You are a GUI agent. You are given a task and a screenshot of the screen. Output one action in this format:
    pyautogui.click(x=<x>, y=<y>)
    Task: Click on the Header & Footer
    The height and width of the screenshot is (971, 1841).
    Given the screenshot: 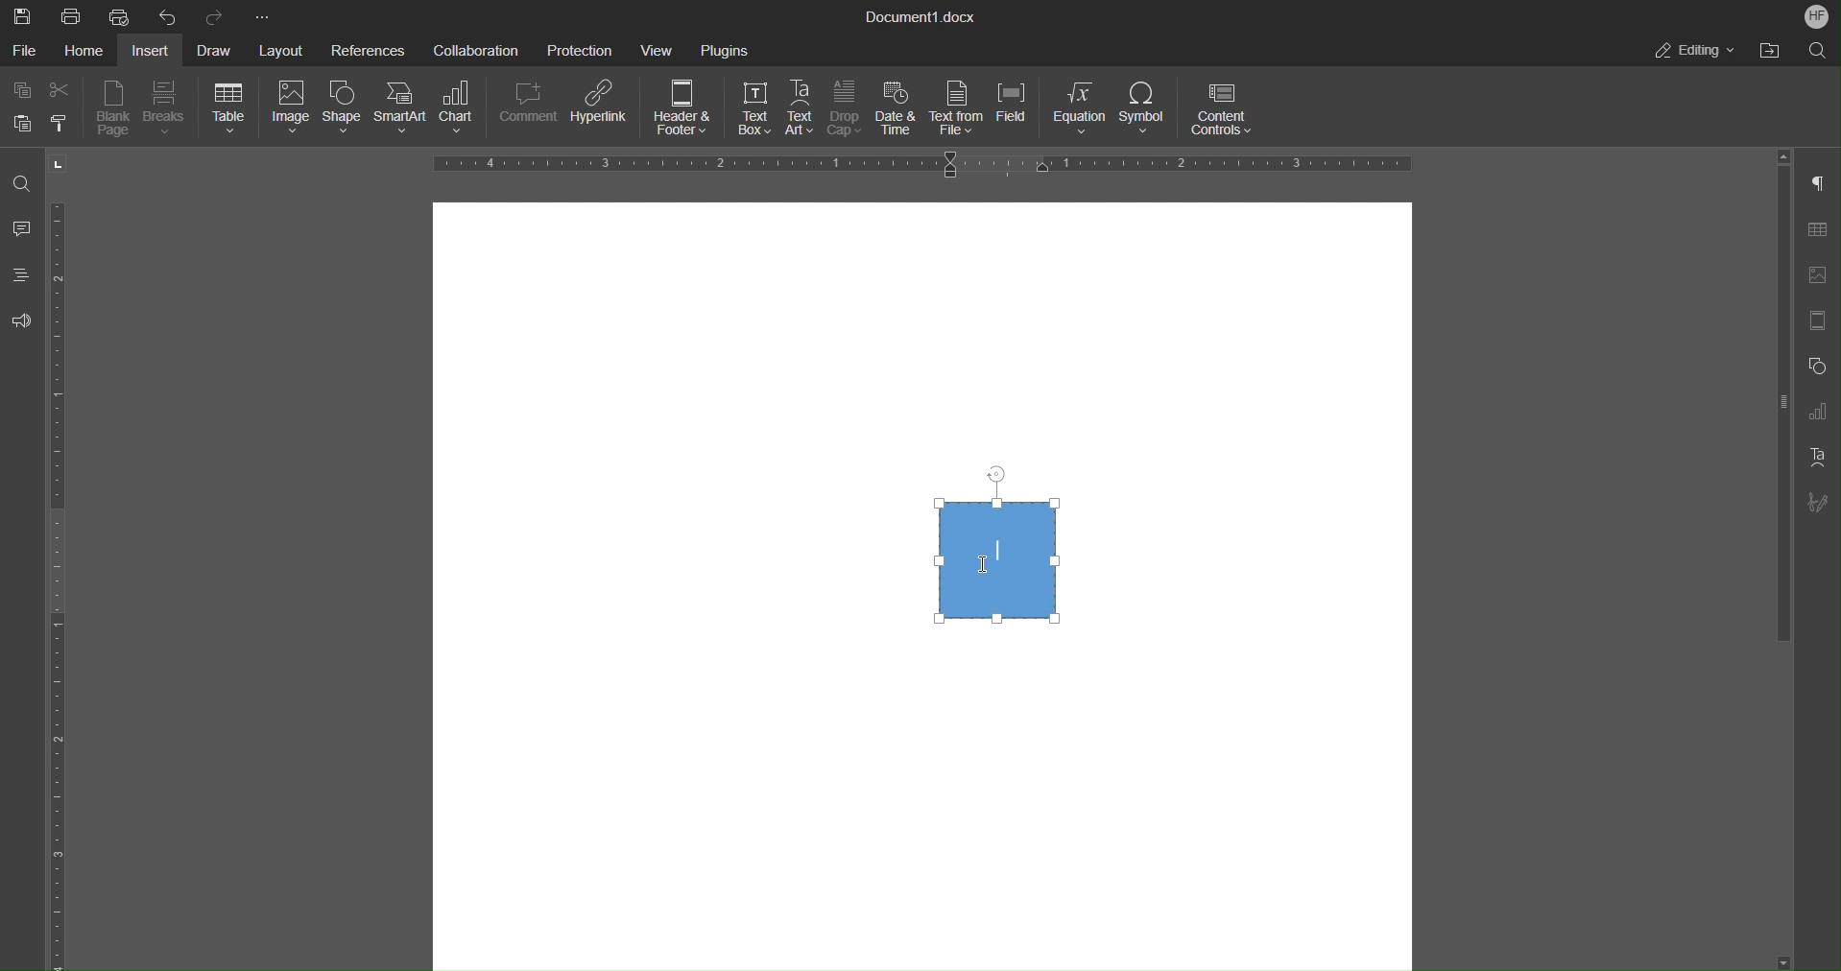 What is the action you would take?
    pyautogui.click(x=684, y=110)
    